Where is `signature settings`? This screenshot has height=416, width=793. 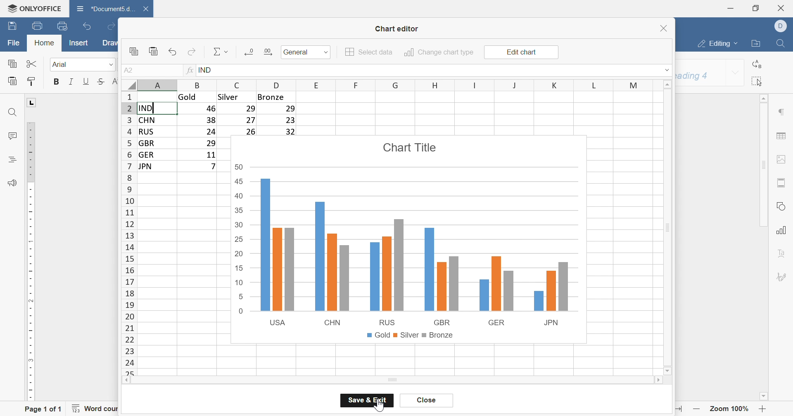
signature settings is located at coordinates (785, 277).